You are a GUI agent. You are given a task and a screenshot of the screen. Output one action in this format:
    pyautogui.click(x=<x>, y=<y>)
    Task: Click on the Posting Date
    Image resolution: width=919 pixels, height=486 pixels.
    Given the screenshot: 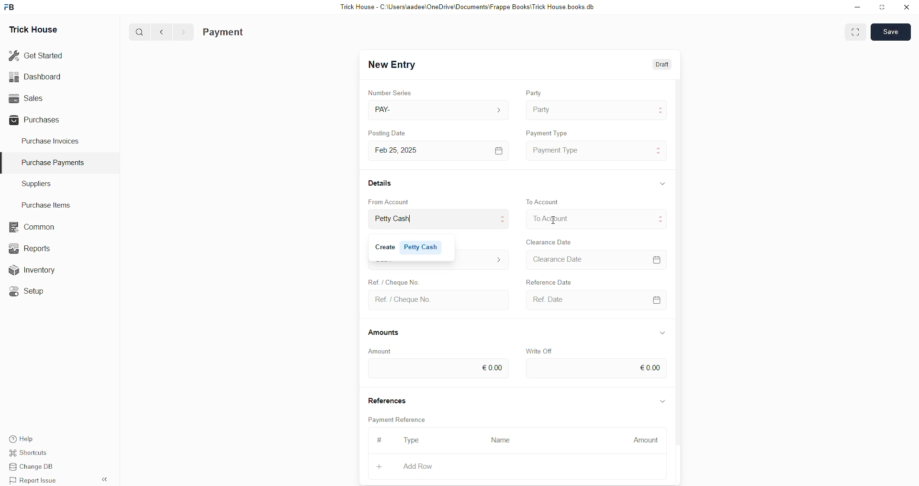 What is the action you would take?
    pyautogui.click(x=393, y=134)
    